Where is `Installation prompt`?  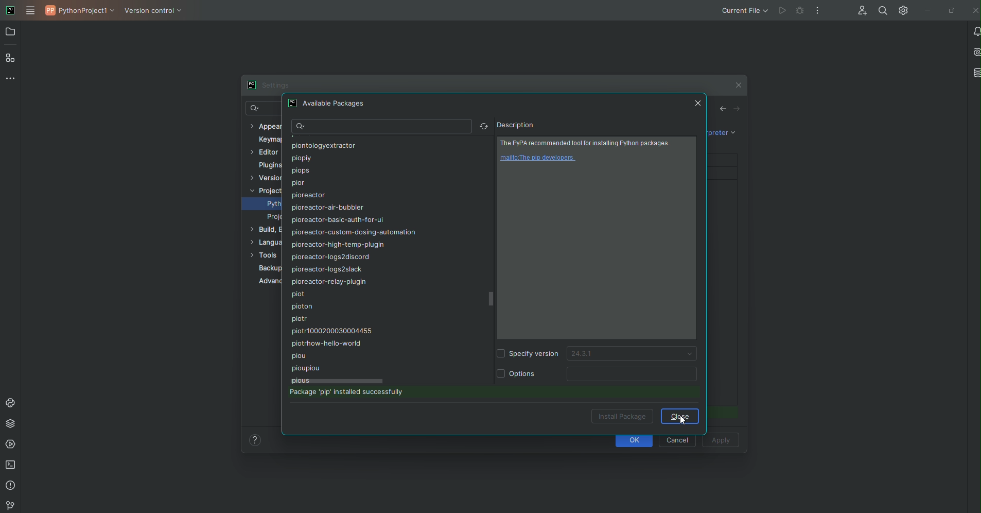
Installation prompt is located at coordinates (361, 394).